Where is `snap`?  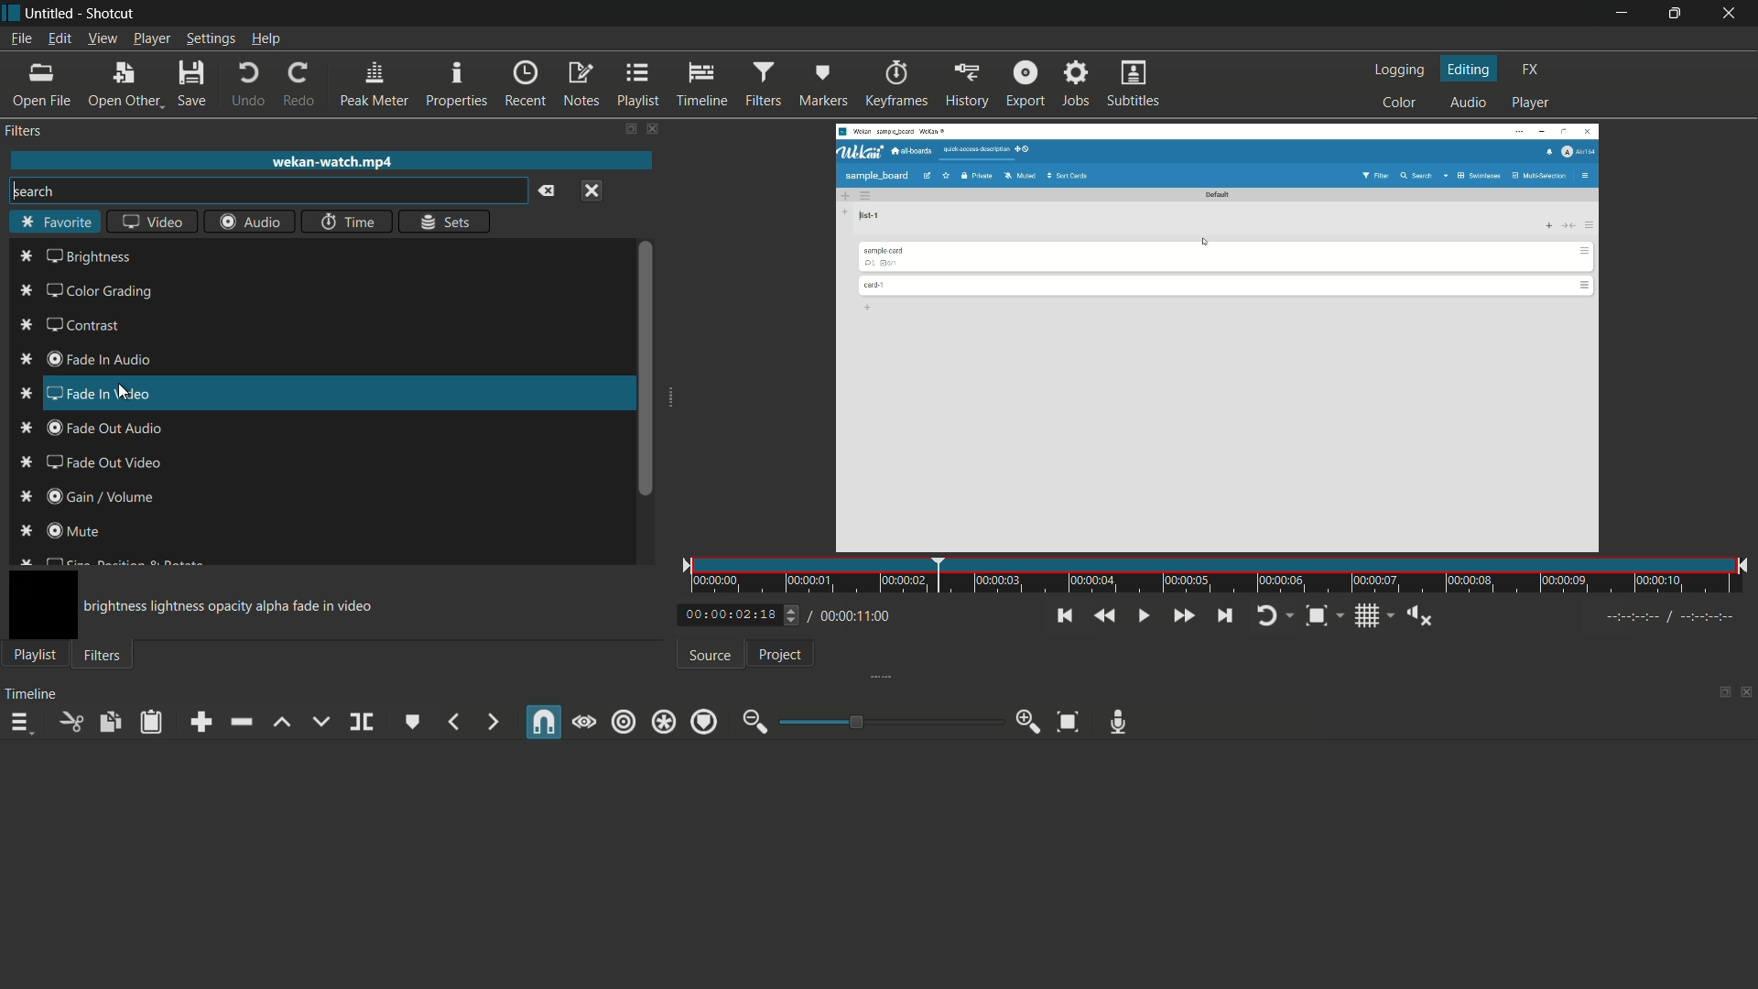
snap is located at coordinates (546, 722).